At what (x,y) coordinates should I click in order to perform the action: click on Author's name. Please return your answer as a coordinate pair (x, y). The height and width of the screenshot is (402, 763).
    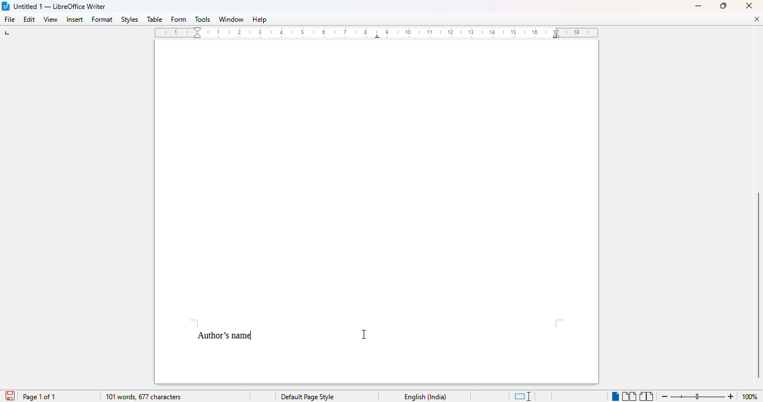
    Looking at the image, I should click on (225, 336).